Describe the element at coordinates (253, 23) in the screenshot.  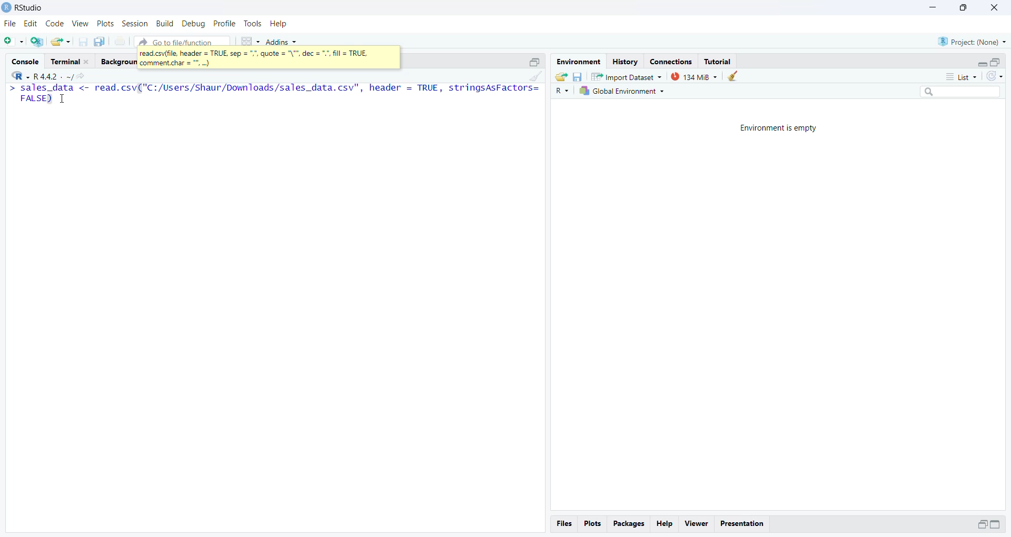
I see `Tools` at that location.